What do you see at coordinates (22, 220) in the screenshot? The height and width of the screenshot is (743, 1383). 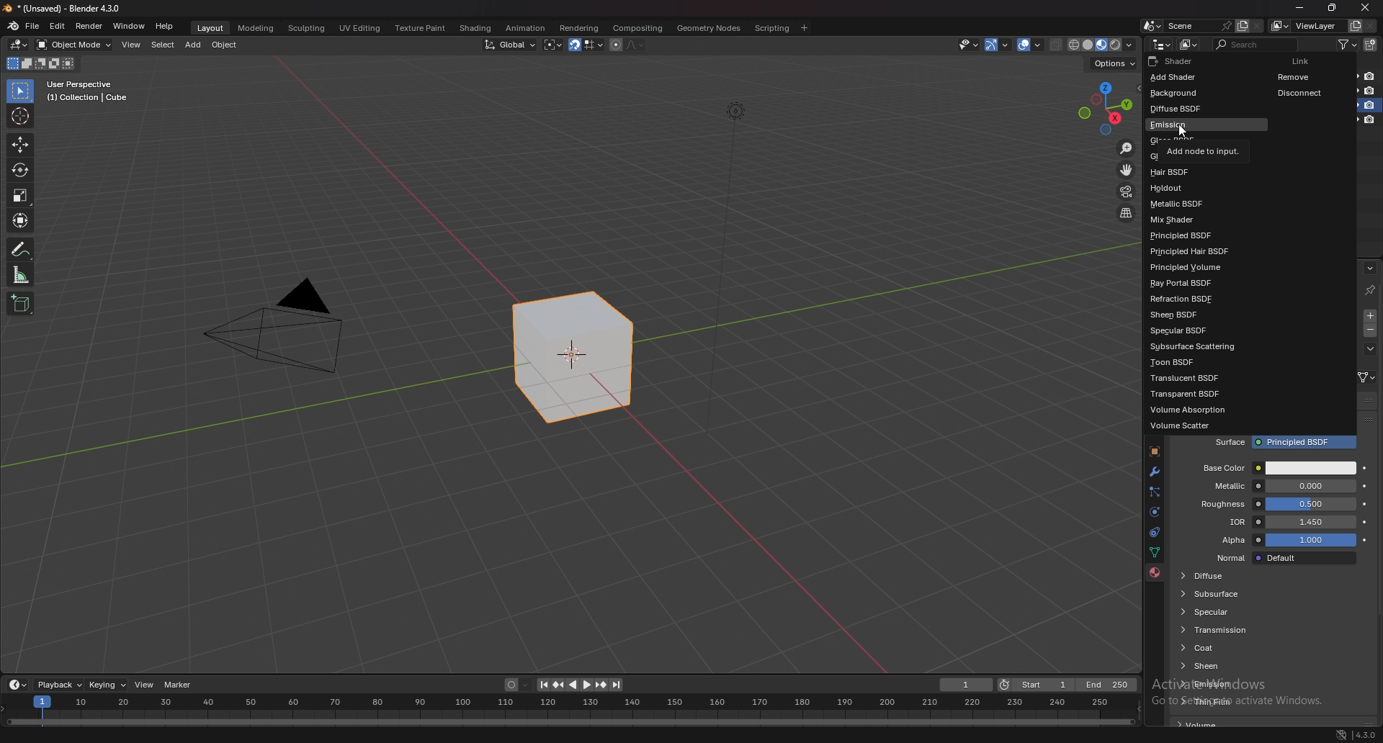 I see `transform` at bounding box center [22, 220].